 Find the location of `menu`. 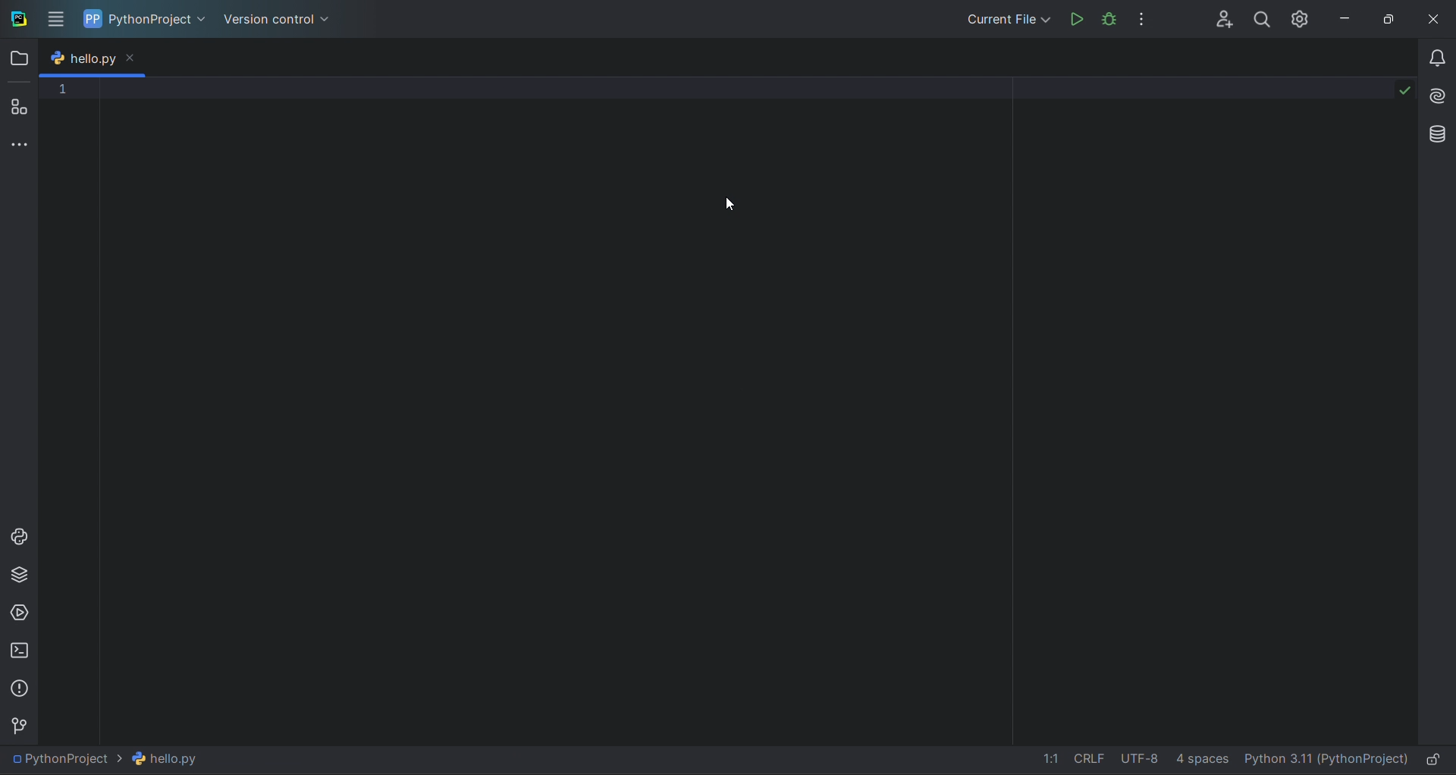

menu is located at coordinates (55, 20).